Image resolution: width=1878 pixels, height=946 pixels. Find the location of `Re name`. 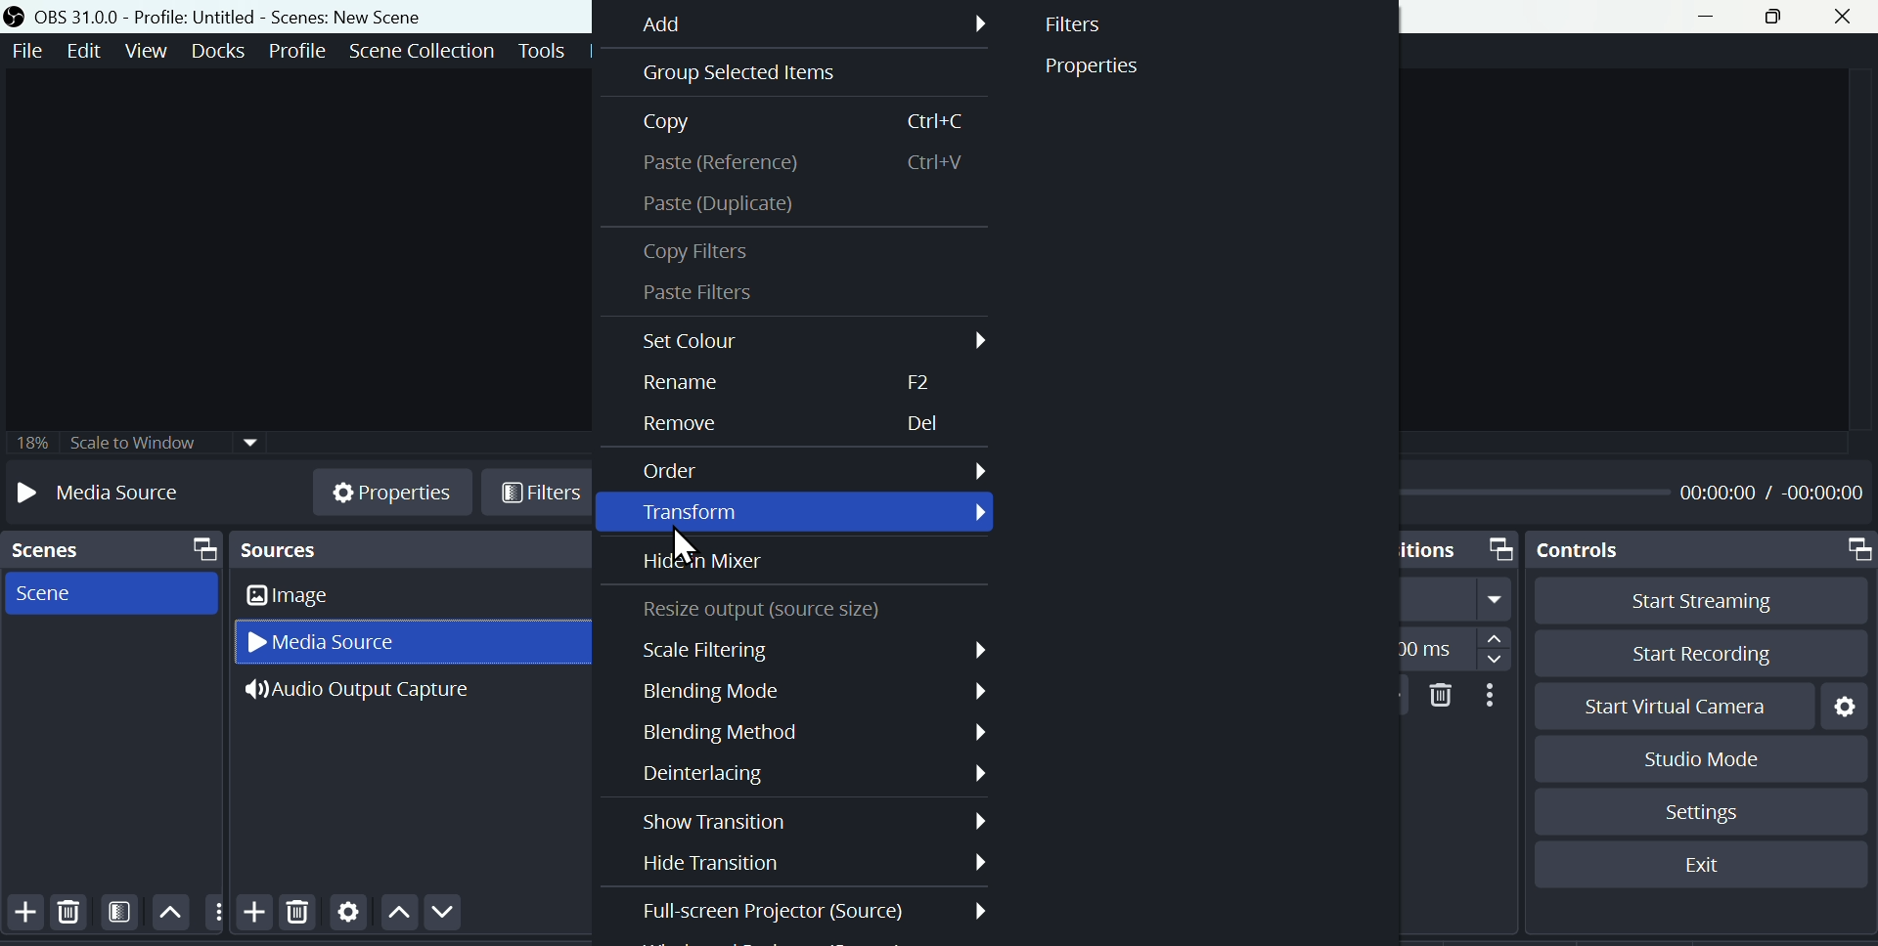

Re name is located at coordinates (792, 383).